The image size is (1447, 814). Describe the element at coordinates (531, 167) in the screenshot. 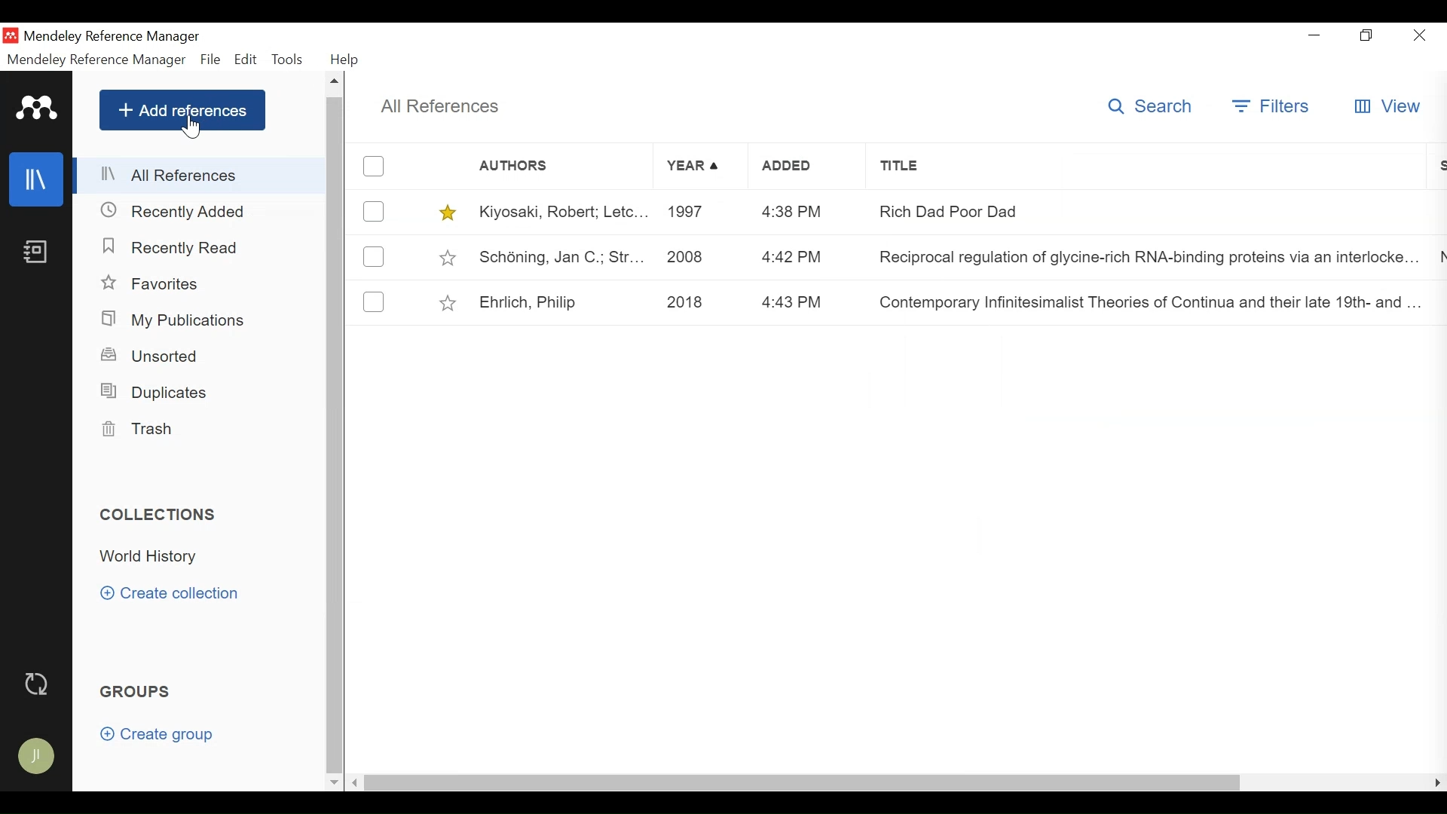

I see `Authors` at that location.